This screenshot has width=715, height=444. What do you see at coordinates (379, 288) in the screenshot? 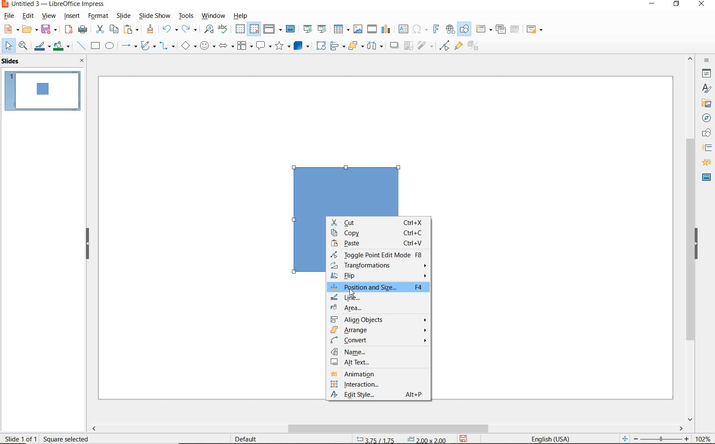
I see `POSITION AND SIZE` at bounding box center [379, 288].